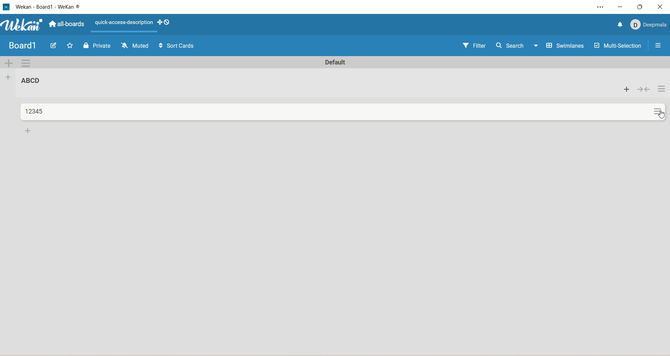 The width and height of the screenshot is (670, 356). I want to click on logo, so click(8, 7).